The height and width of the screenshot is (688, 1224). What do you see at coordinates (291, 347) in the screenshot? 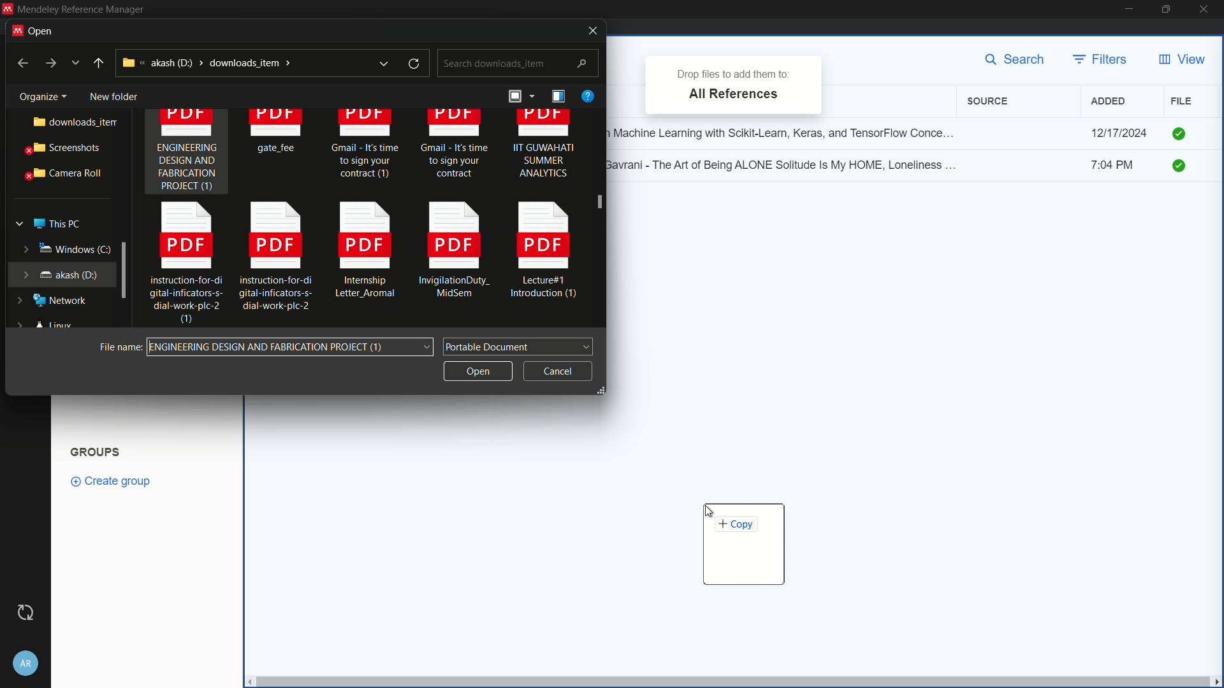
I see `file name: ENGINEERING DESIGN AND FABRICATION PROJECT (1)` at bounding box center [291, 347].